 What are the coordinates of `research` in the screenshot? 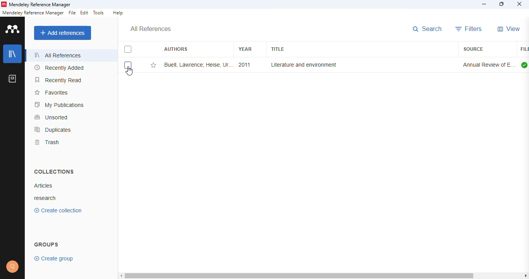 It's located at (47, 198).